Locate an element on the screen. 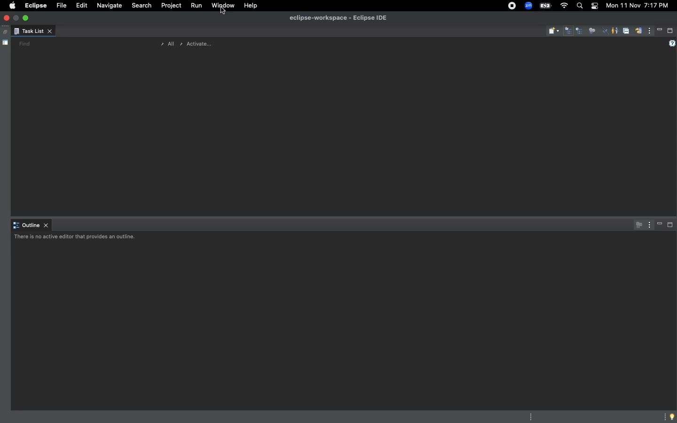  Maximize is located at coordinates (670, 31).